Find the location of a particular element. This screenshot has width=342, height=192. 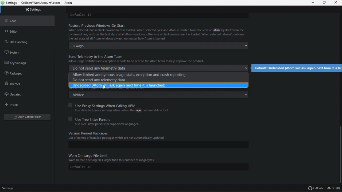

updates is located at coordinates (23, 93).